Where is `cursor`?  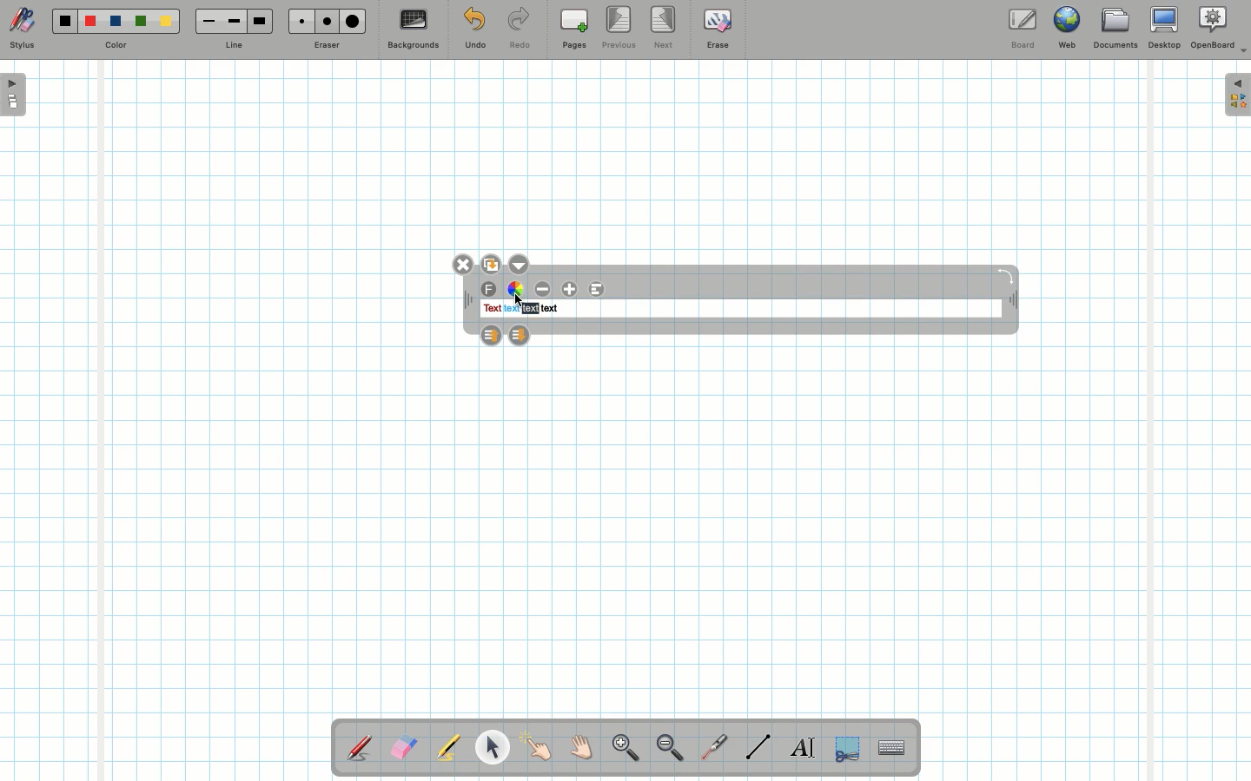
cursor is located at coordinates (520, 300).